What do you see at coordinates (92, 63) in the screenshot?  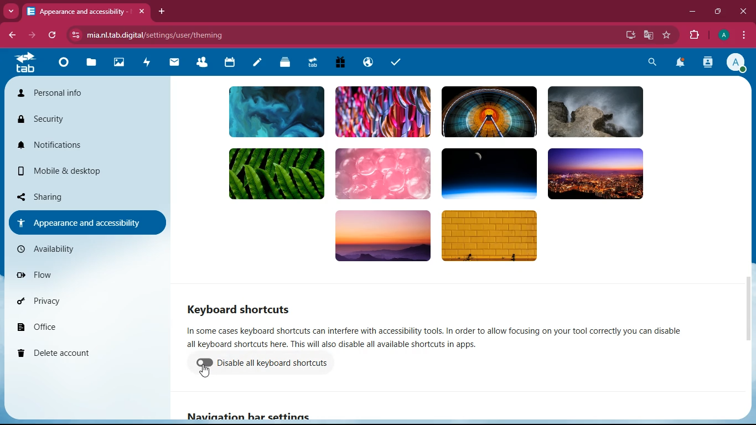 I see `files` at bounding box center [92, 63].